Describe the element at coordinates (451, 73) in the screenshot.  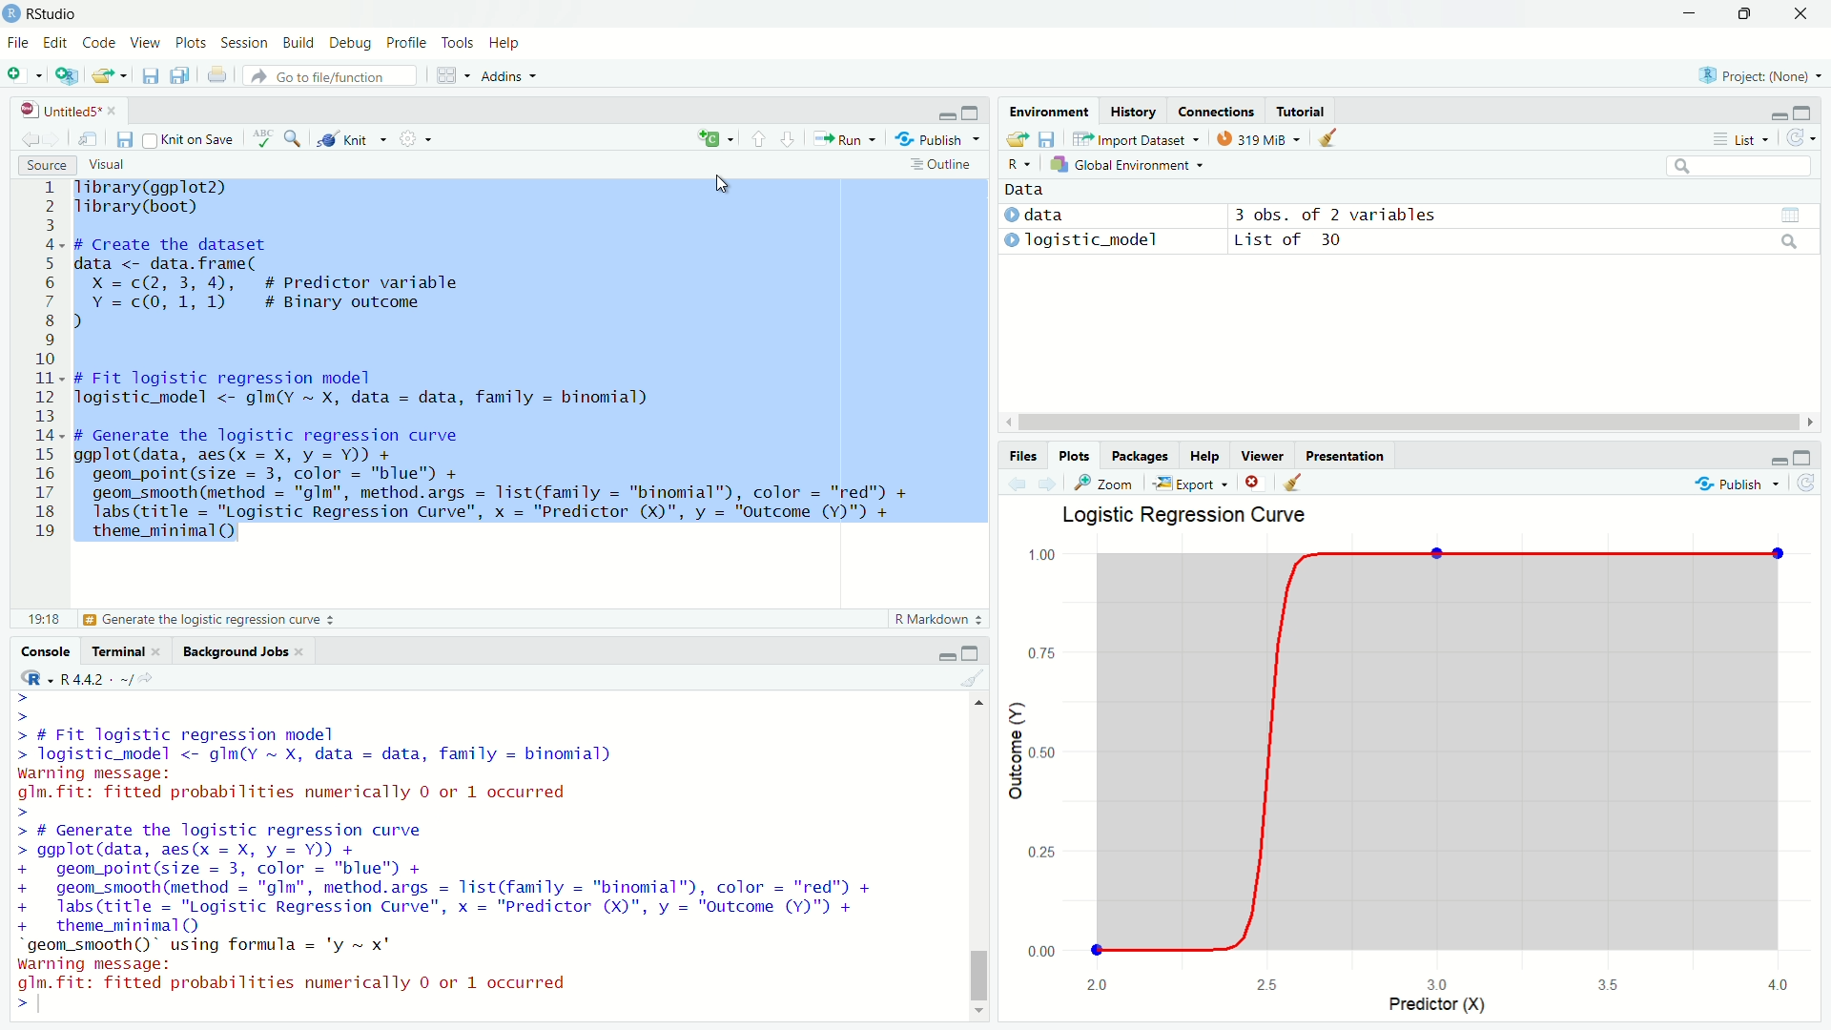
I see `Workspace panes` at that location.